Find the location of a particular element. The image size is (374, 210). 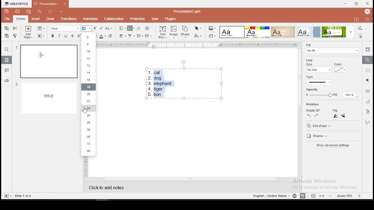

slide 2 is located at coordinates (45, 98).